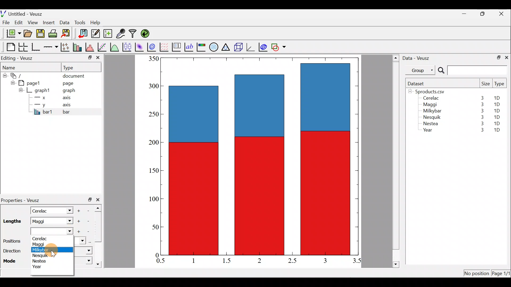 The height and width of the screenshot is (287, 511). Describe the element at coordinates (292, 261) in the screenshot. I see `2.5` at that location.